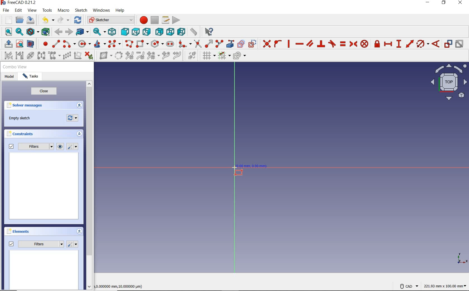  Describe the element at coordinates (377, 44) in the screenshot. I see `constrain lock` at that location.